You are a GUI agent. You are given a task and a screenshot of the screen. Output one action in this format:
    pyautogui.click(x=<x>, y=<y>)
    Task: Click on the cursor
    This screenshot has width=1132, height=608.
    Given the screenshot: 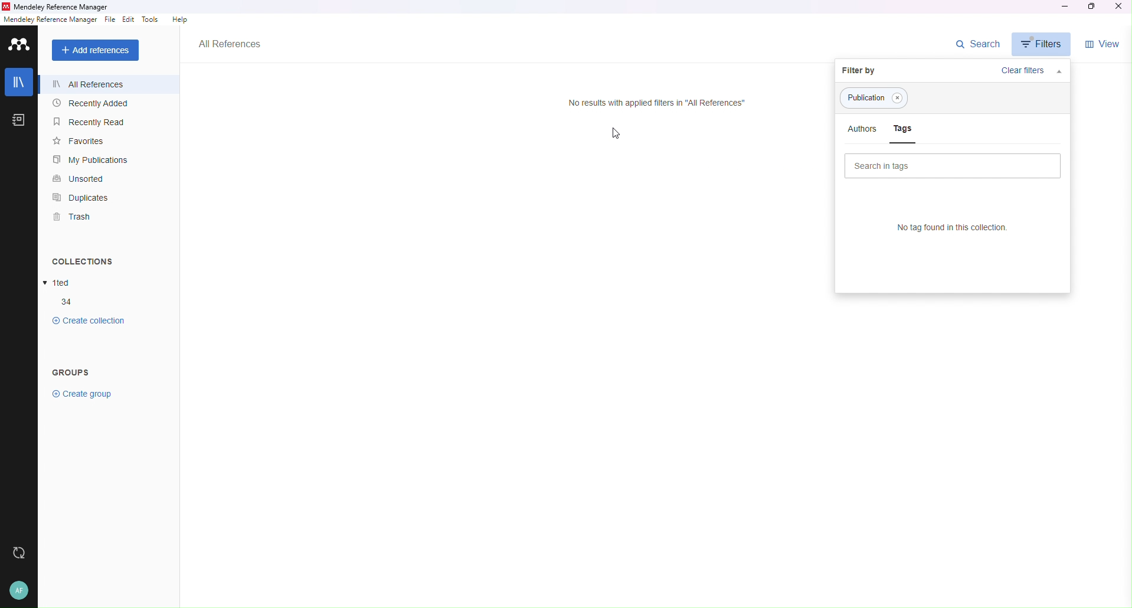 What is the action you would take?
    pyautogui.click(x=617, y=138)
    